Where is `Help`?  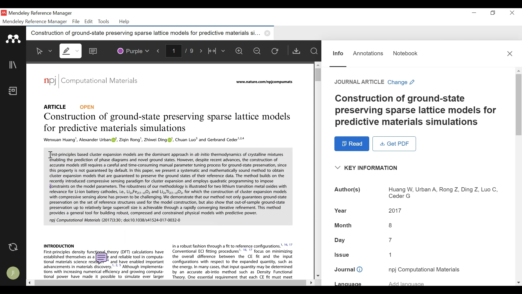 Help is located at coordinates (125, 22).